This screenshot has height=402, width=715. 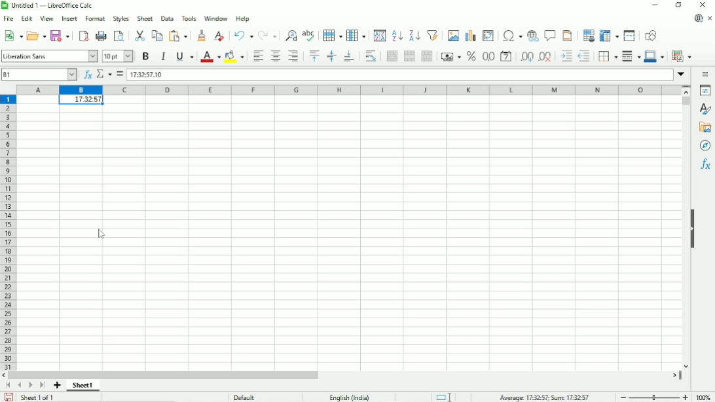 I want to click on New, so click(x=13, y=36).